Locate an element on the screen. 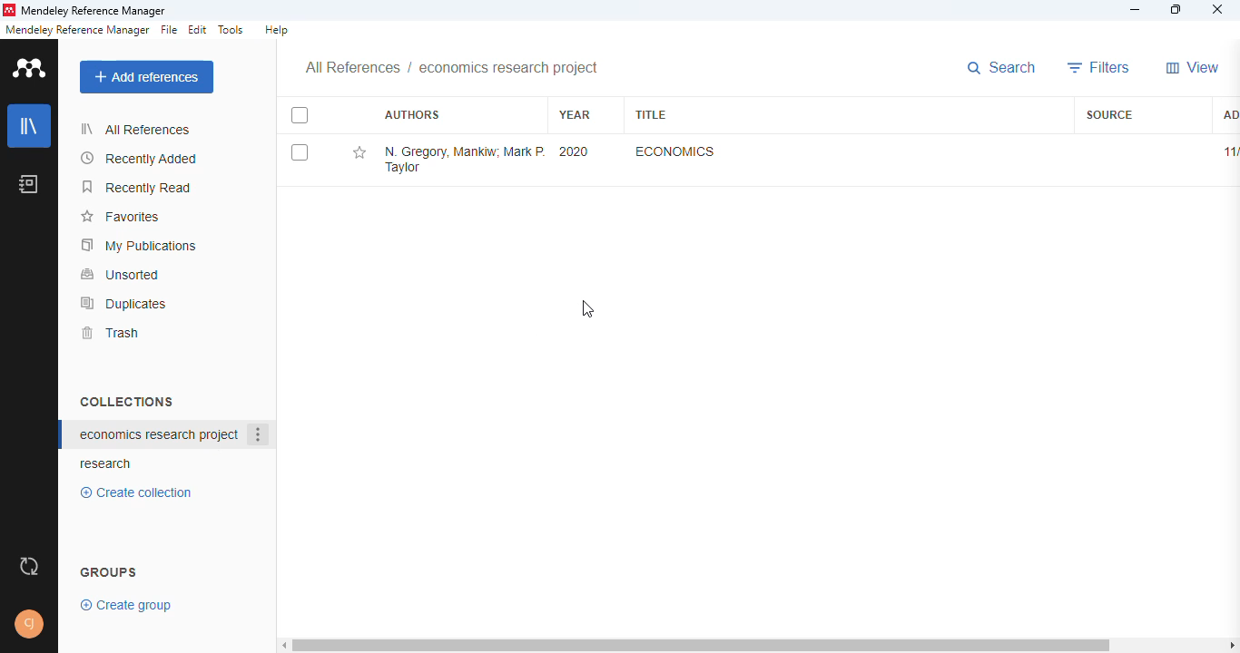  minimize is located at coordinates (1137, 10).